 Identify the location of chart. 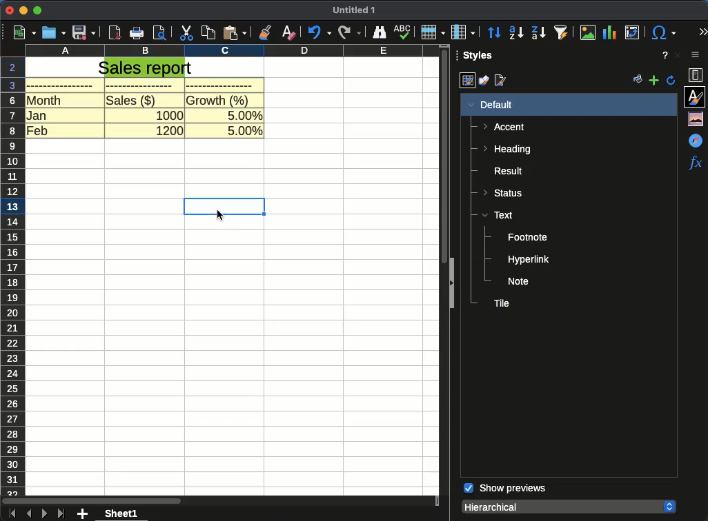
(611, 33).